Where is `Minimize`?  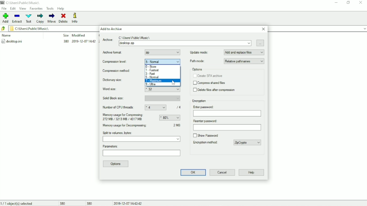
Minimize is located at coordinates (336, 3).